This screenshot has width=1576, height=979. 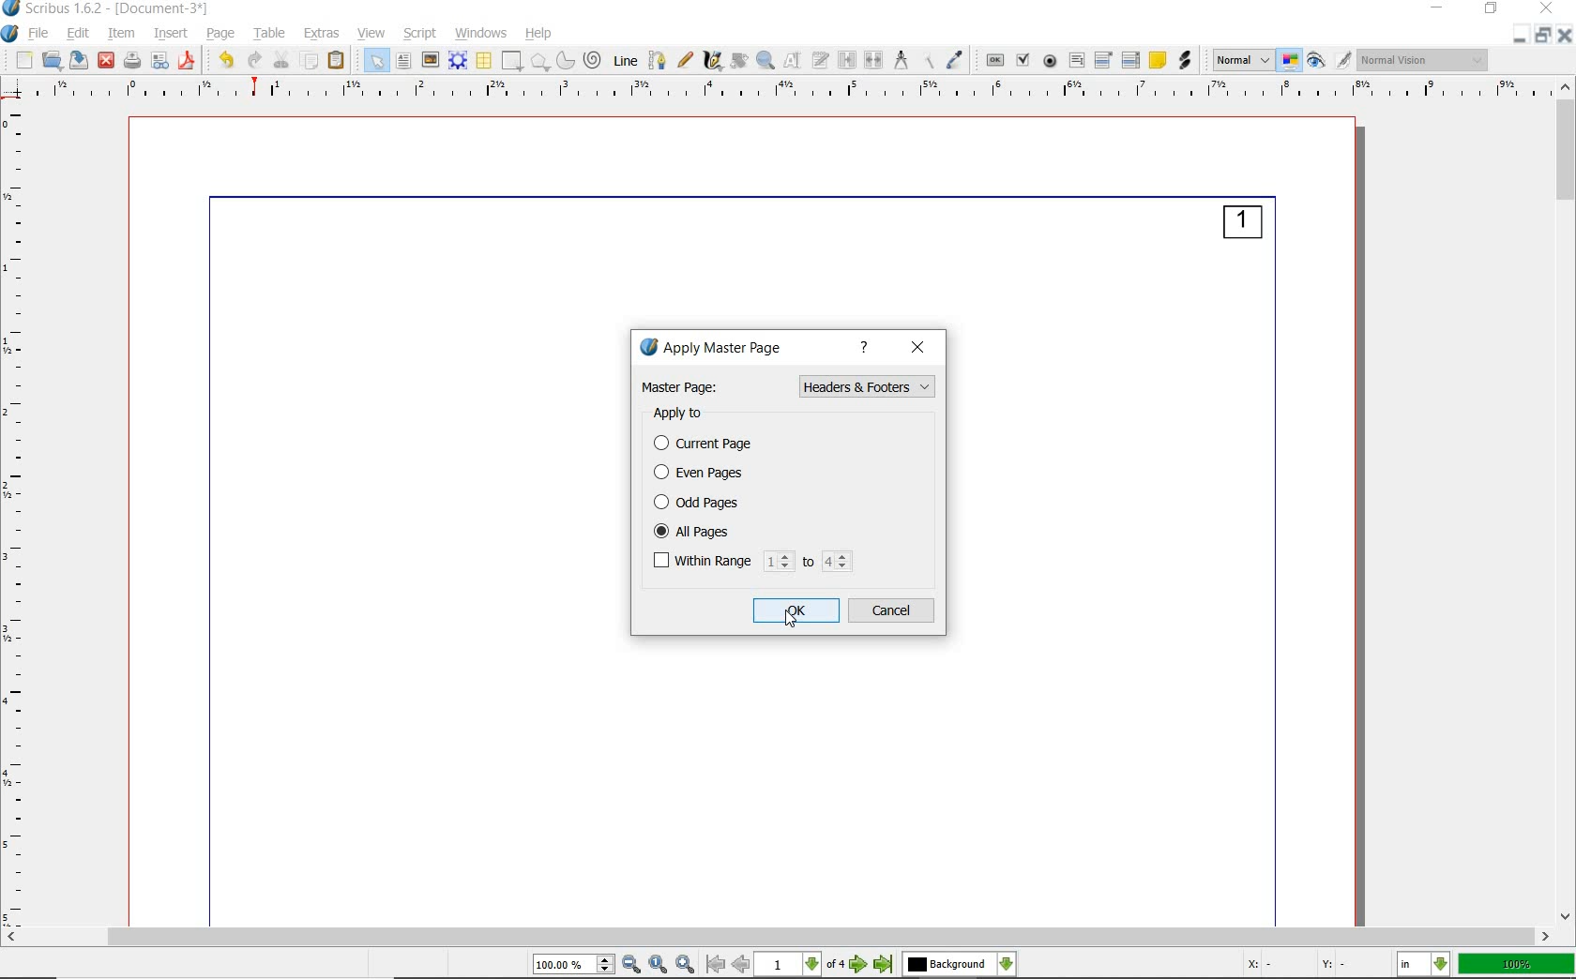 I want to click on select current zoom level, so click(x=575, y=965).